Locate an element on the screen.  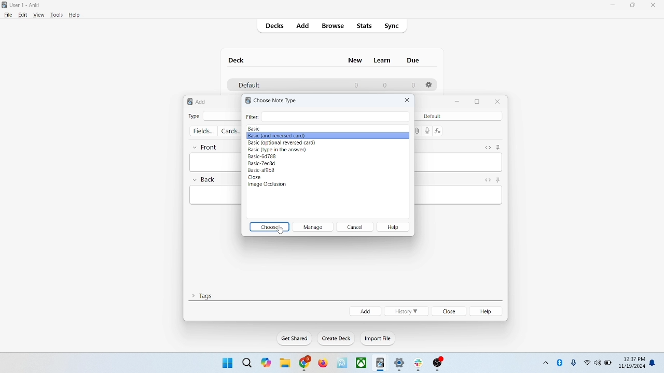
0 is located at coordinates (413, 85).